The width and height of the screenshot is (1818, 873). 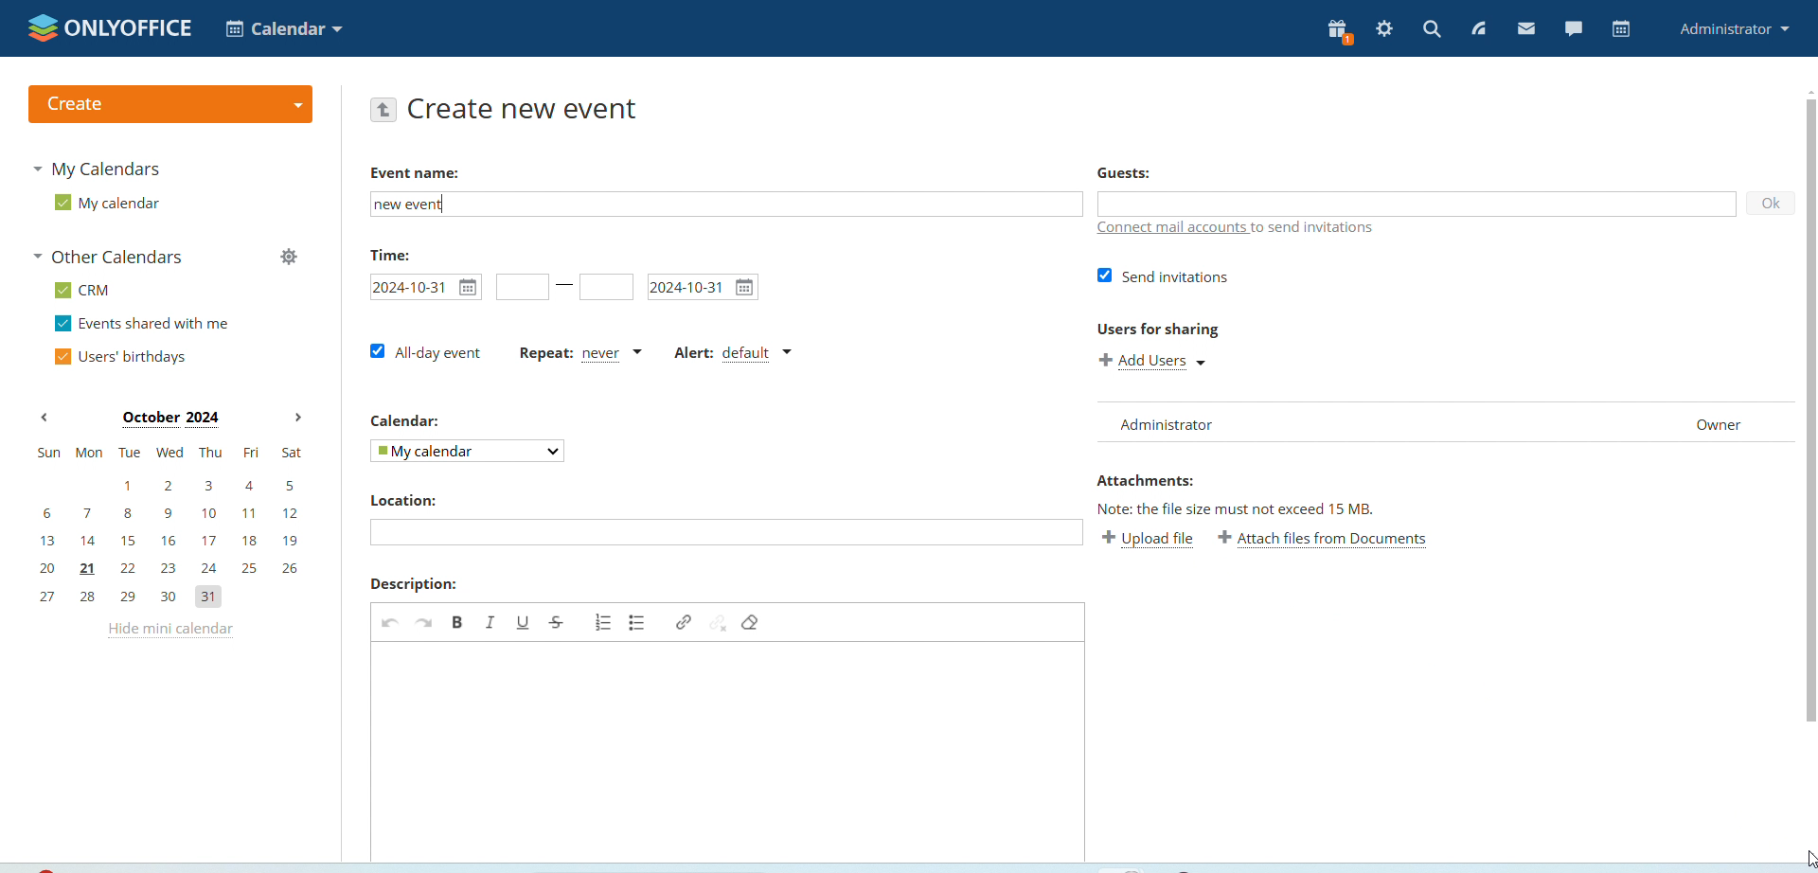 What do you see at coordinates (169, 632) in the screenshot?
I see `hide mini calendar` at bounding box center [169, 632].